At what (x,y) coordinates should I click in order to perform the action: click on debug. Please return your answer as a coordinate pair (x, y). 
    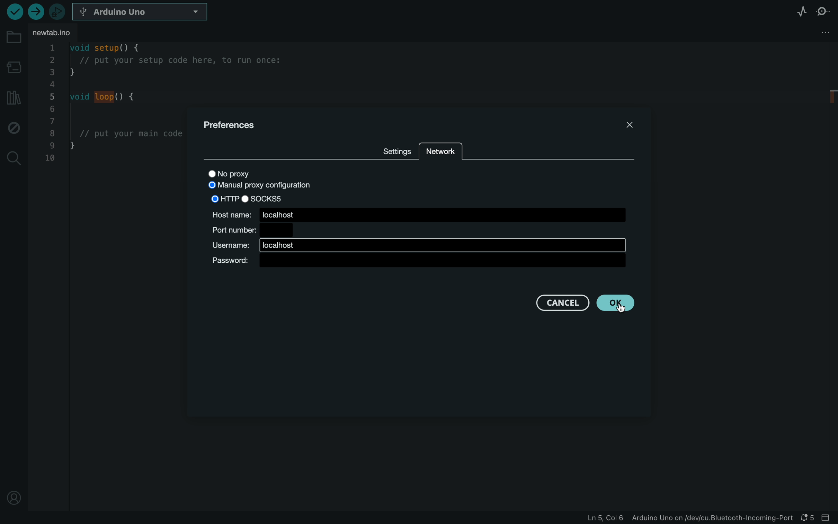
    Looking at the image, I should click on (12, 127).